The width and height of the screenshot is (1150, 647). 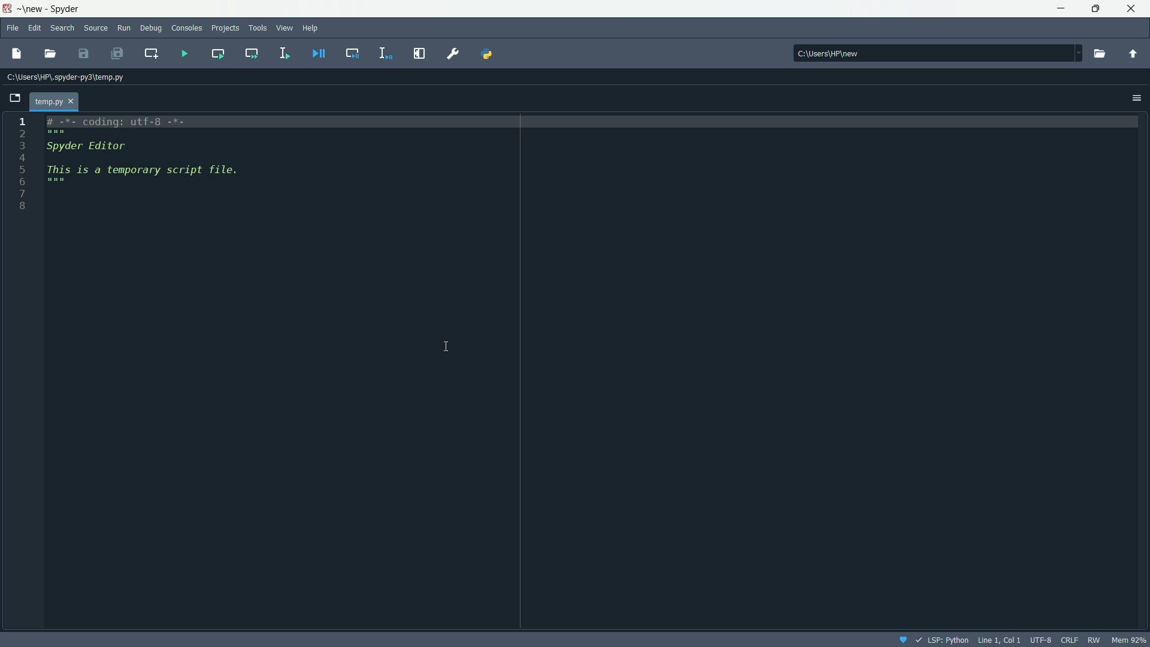 I want to click on Run selector or current line (F9), so click(x=282, y=52).